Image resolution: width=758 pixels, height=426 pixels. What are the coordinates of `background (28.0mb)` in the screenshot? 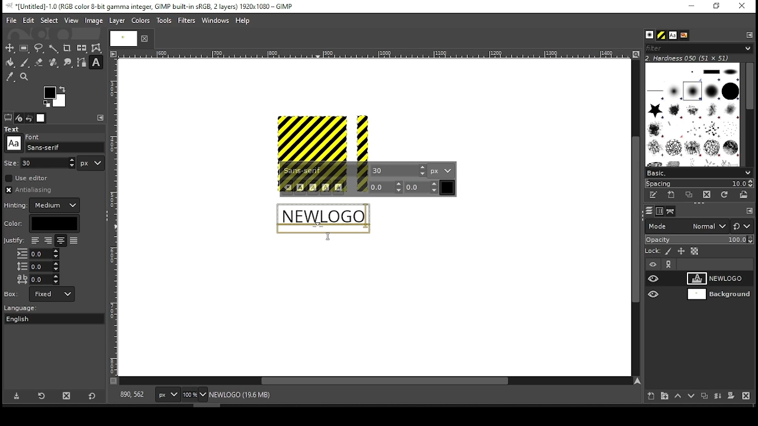 It's located at (245, 395).